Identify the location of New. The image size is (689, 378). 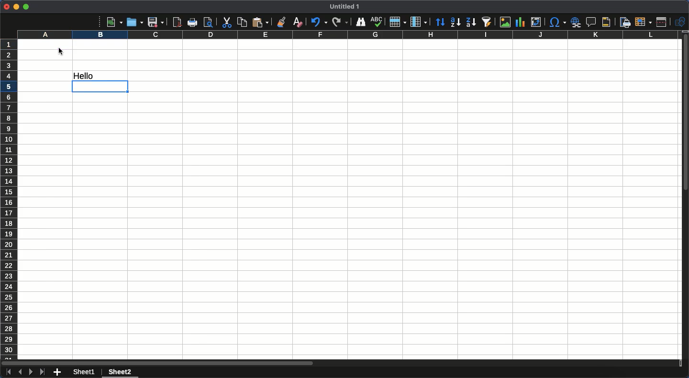
(114, 22).